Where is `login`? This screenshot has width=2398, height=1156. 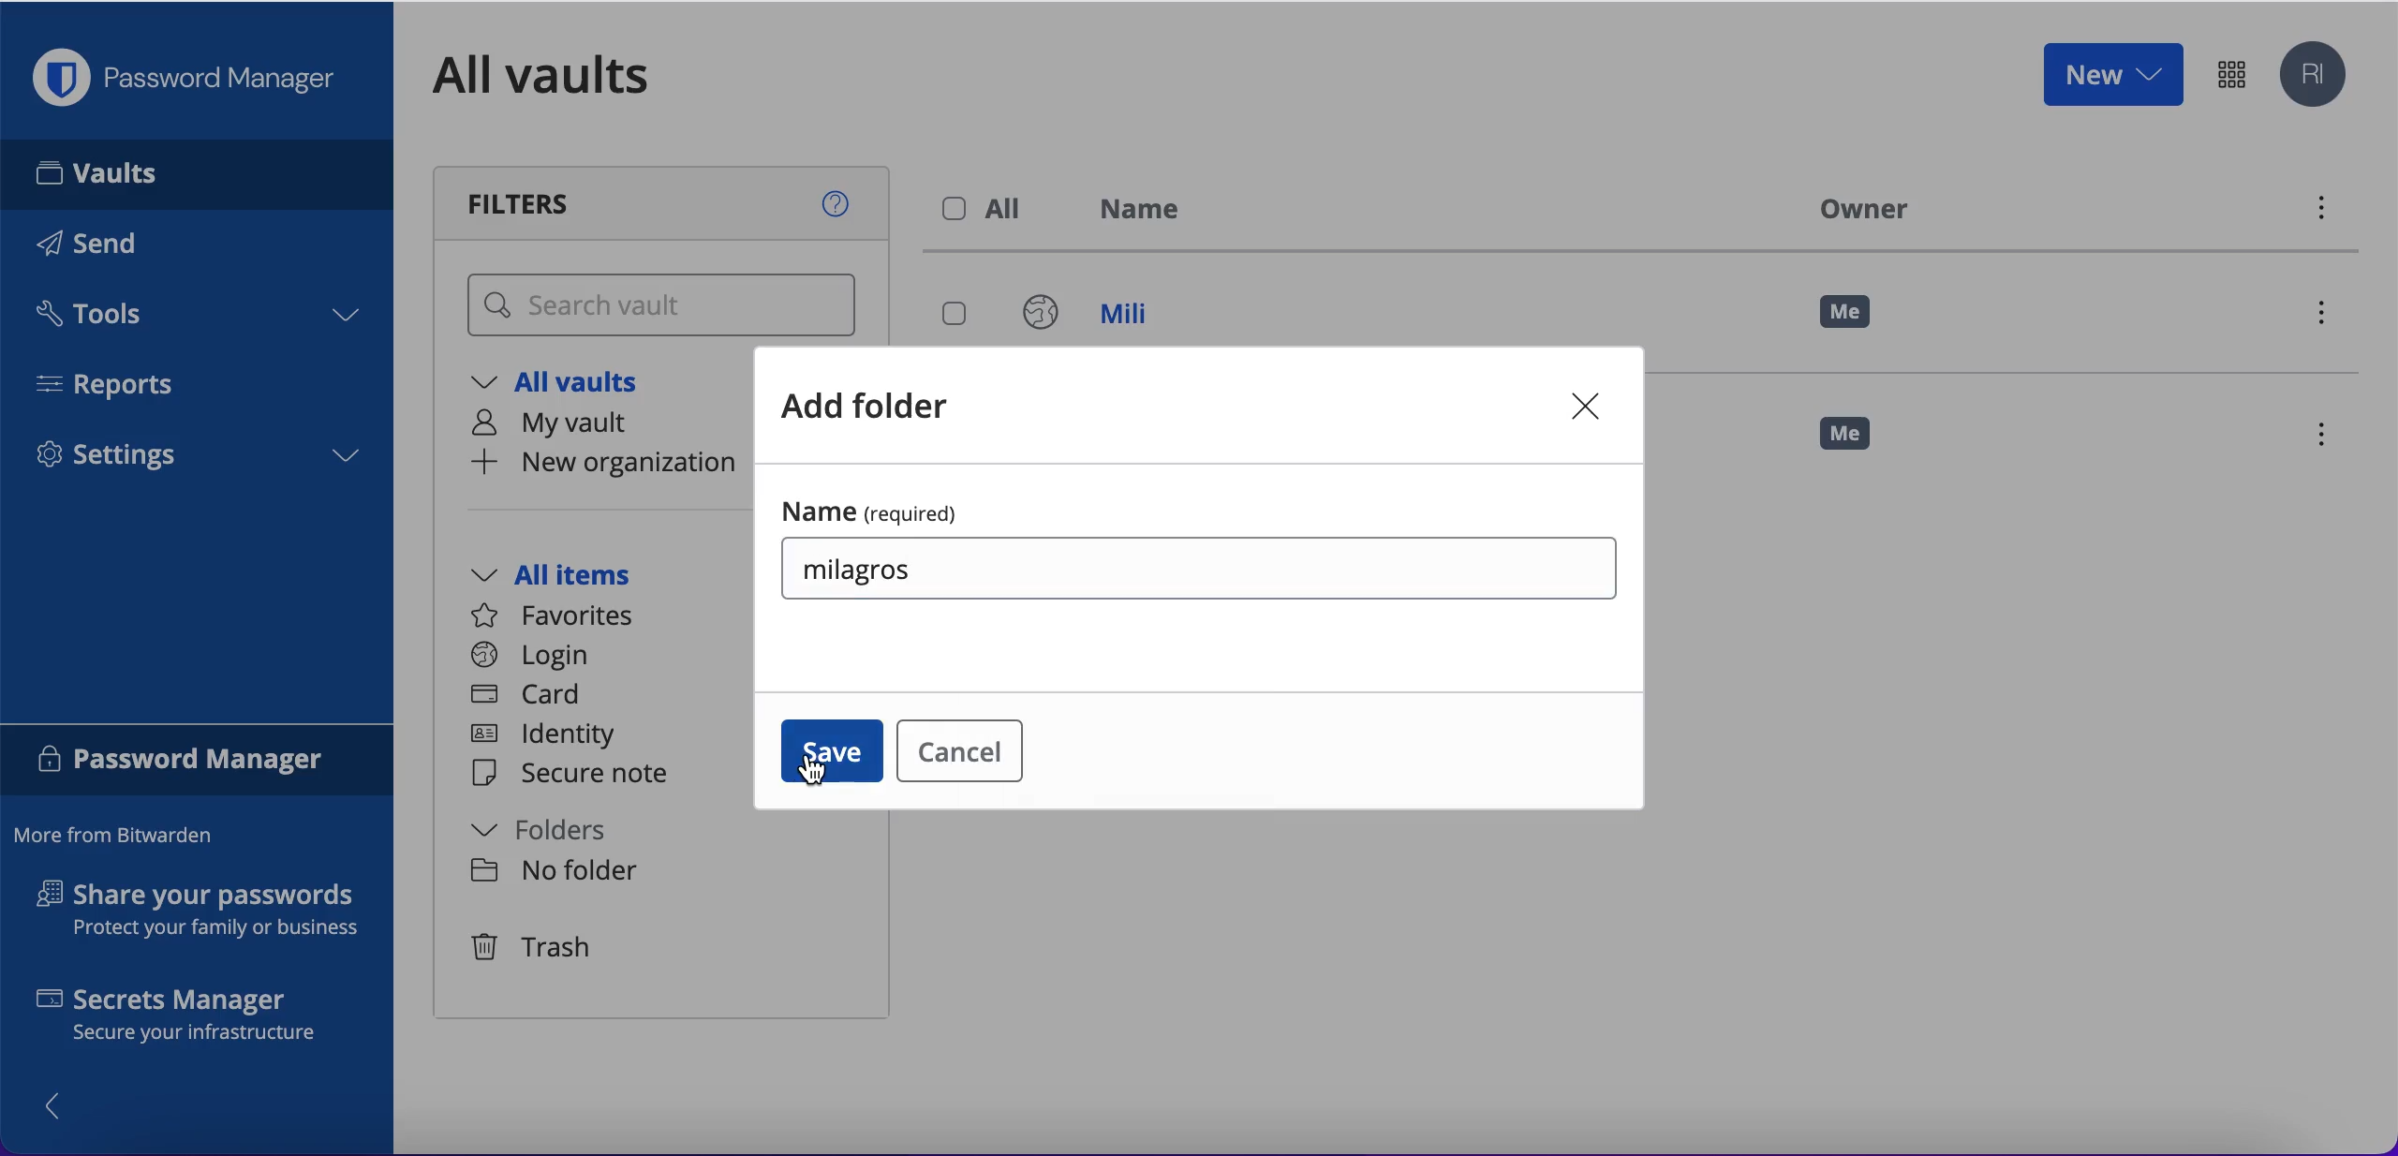
login is located at coordinates (530, 656).